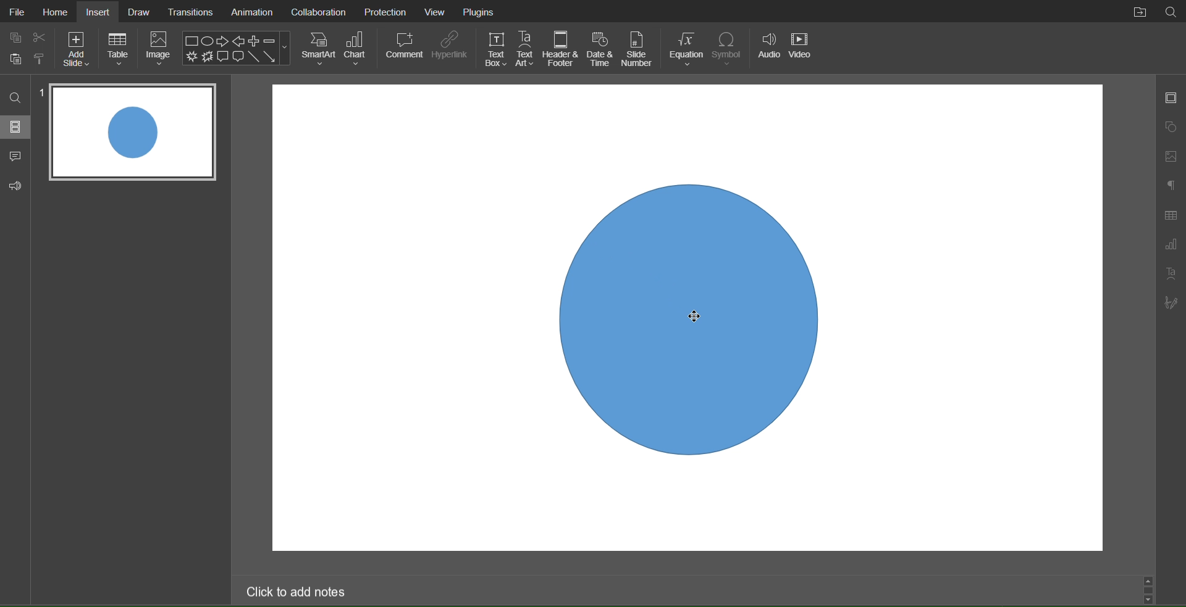 Image resolution: width=1186 pixels, height=607 pixels. Describe the element at coordinates (161, 49) in the screenshot. I see `Image` at that location.